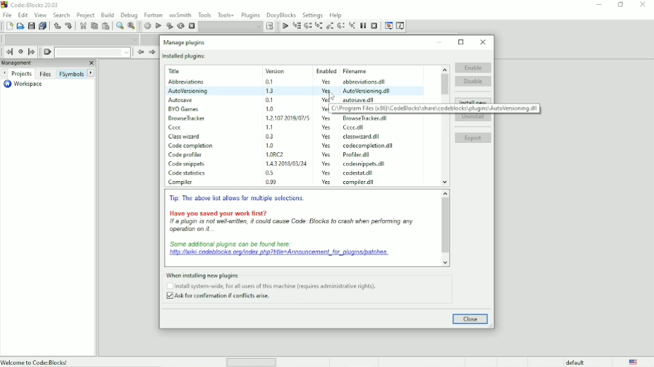 The image size is (654, 367). Describe the element at coordinates (177, 128) in the screenshot. I see `Cccc` at that location.